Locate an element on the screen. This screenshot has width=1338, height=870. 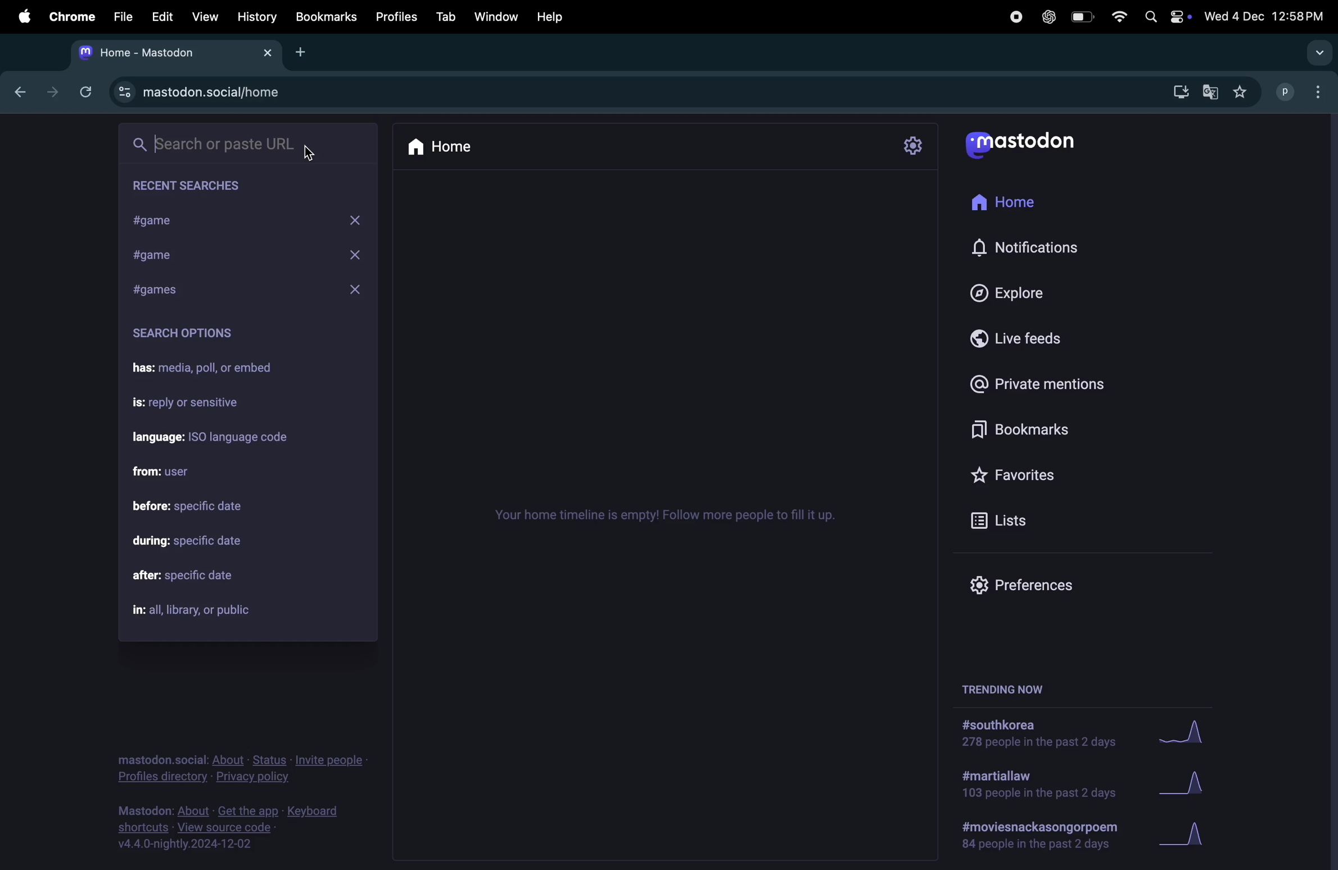
Recent searches is located at coordinates (206, 186).